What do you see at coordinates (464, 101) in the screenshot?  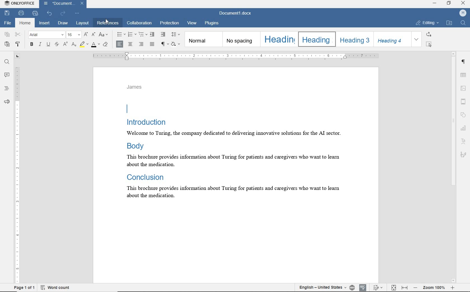 I see `header & footer` at bounding box center [464, 101].